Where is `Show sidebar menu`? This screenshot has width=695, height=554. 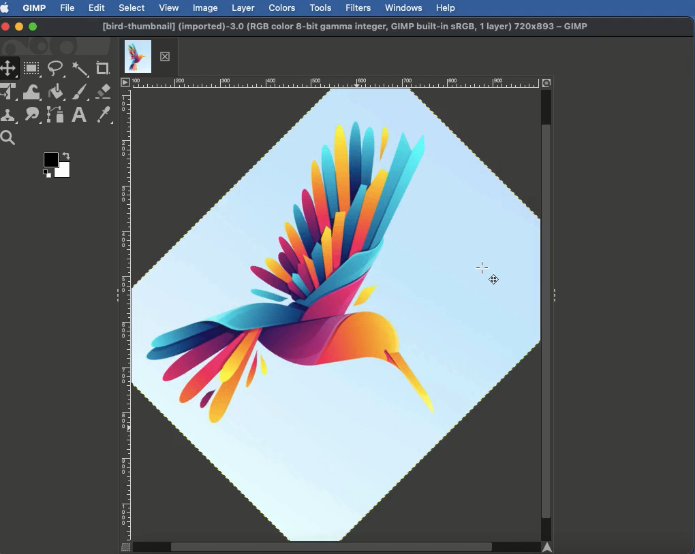
Show sidebar menu is located at coordinates (557, 293).